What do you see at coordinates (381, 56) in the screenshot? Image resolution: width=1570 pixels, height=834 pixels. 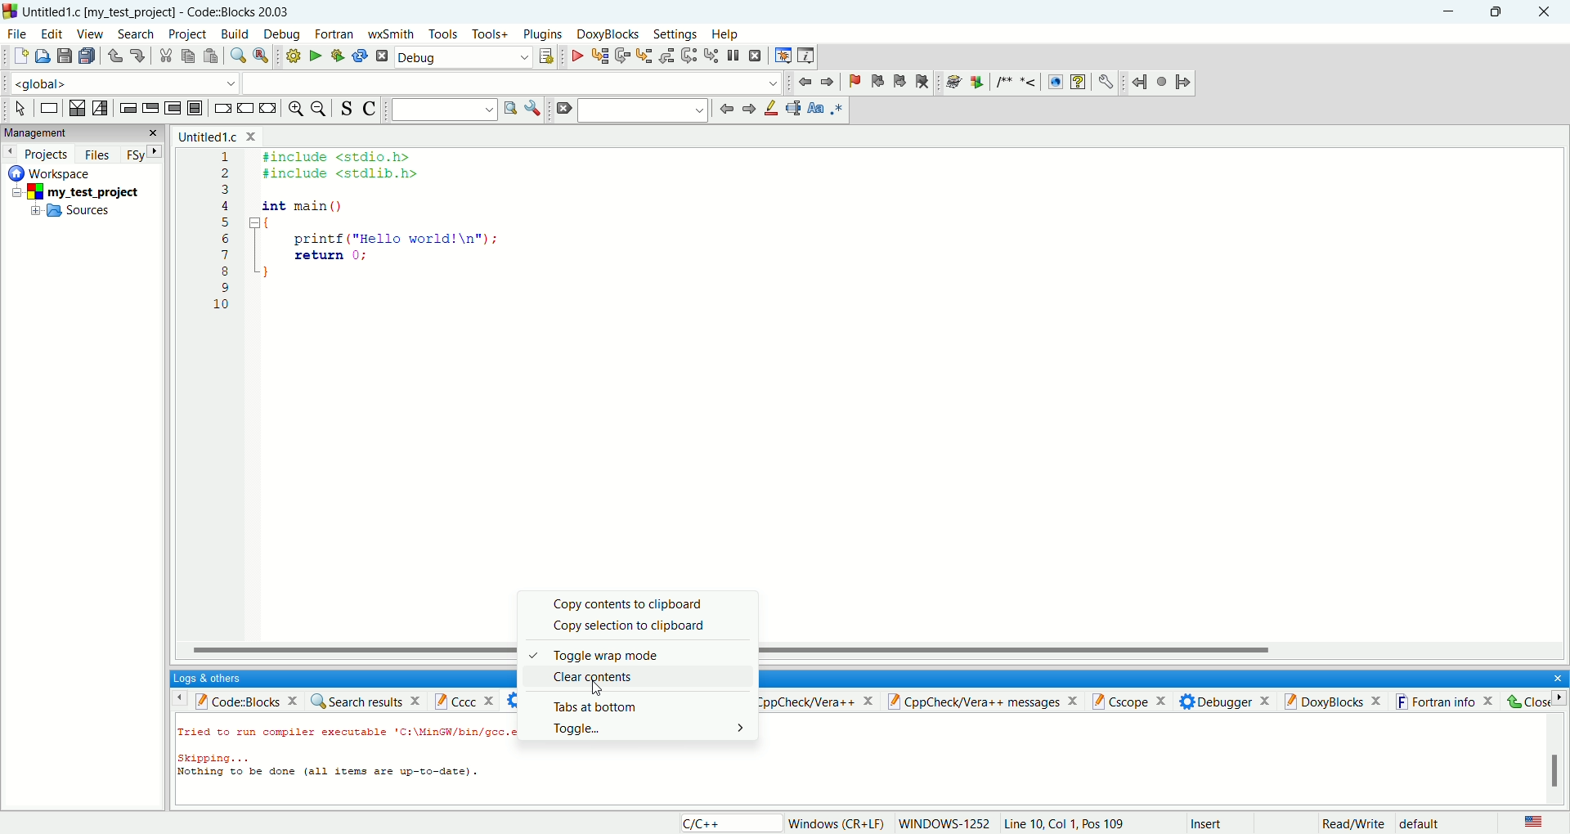 I see `abort` at bounding box center [381, 56].